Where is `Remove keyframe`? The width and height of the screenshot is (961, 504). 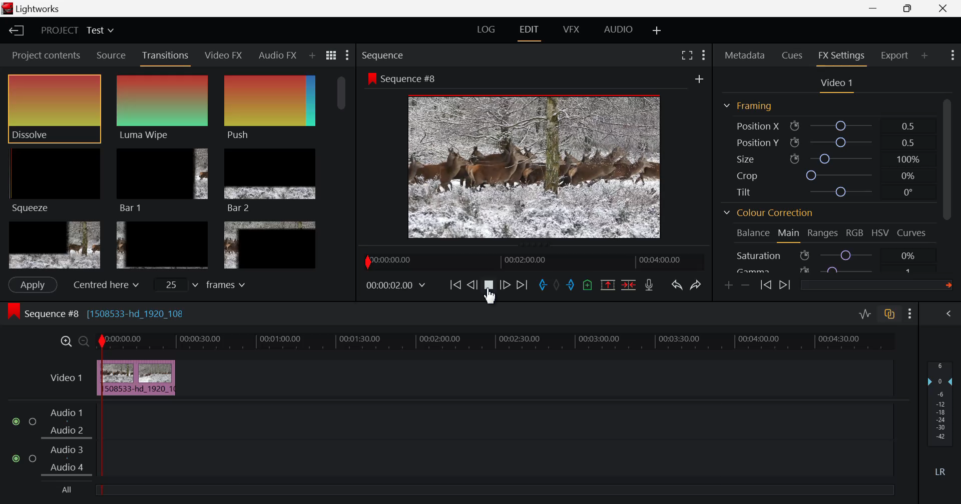 Remove keyframe is located at coordinates (746, 286).